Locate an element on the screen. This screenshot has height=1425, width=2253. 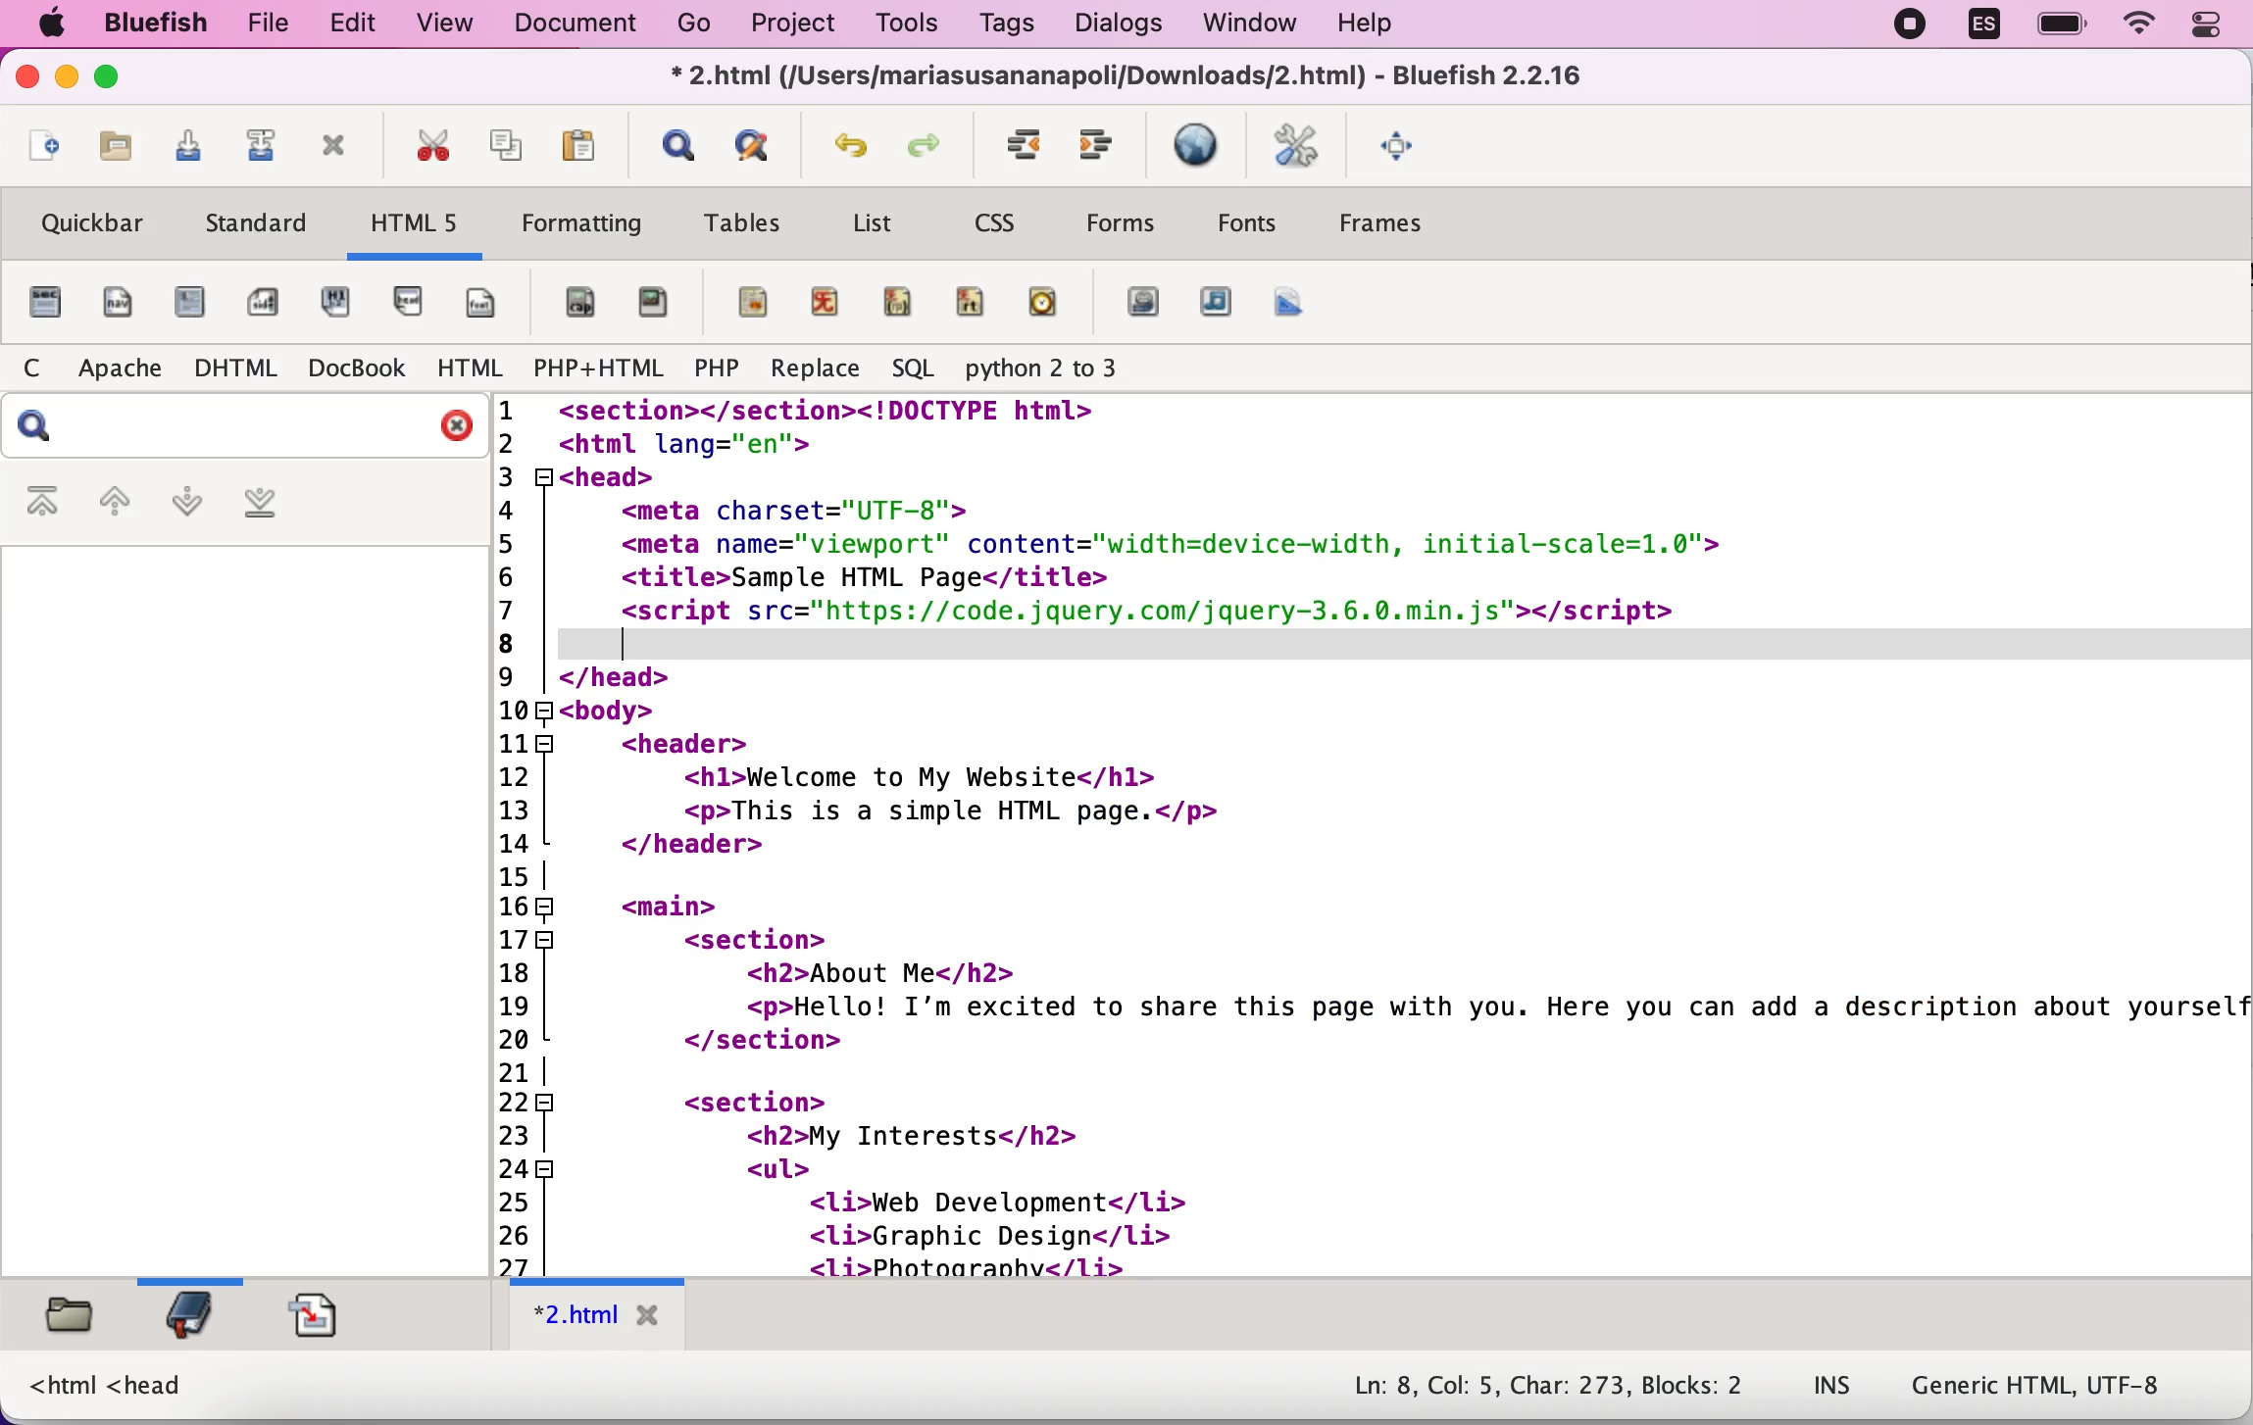
unindent is located at coordinates (1021, 144).